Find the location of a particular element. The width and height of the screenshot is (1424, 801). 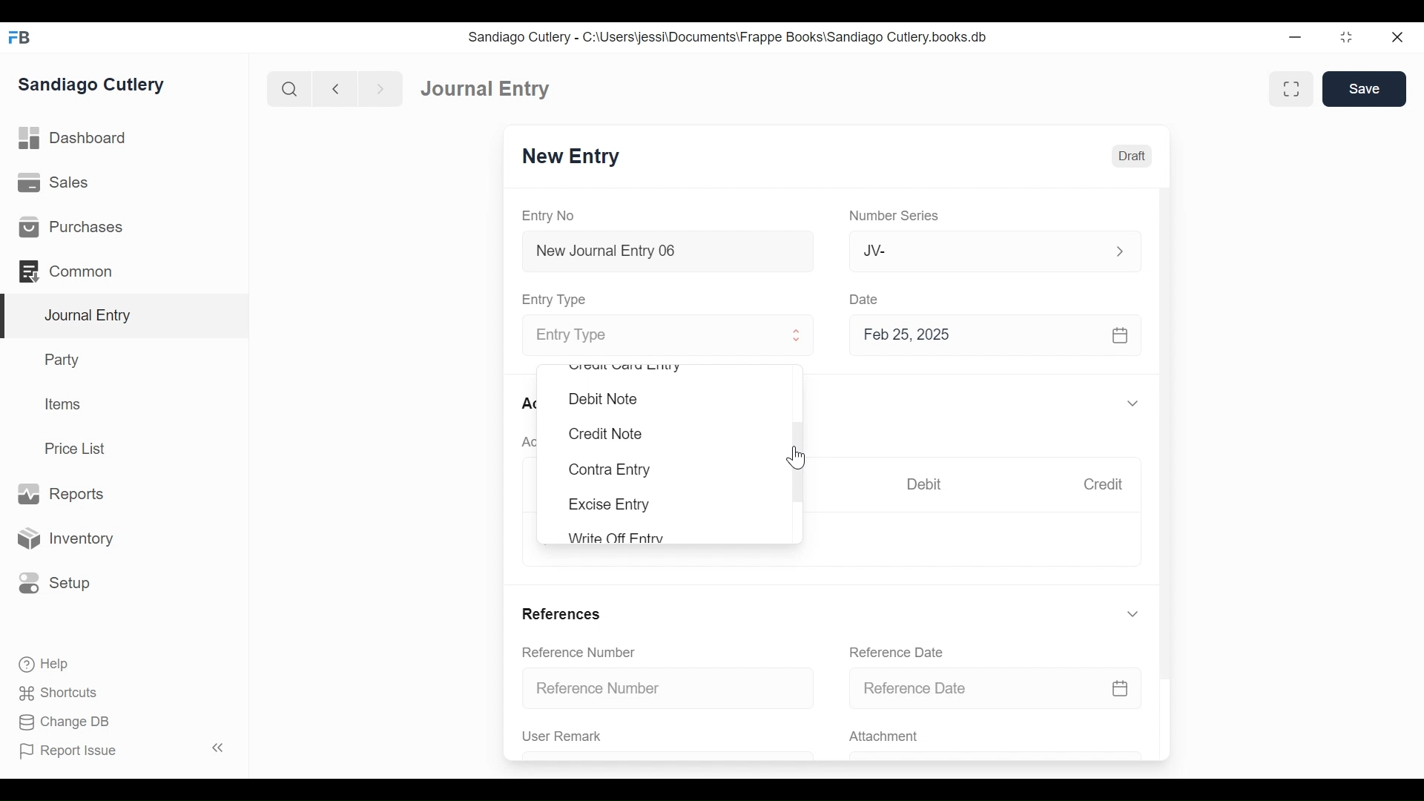

Expand is located at coordinates (797, 335).